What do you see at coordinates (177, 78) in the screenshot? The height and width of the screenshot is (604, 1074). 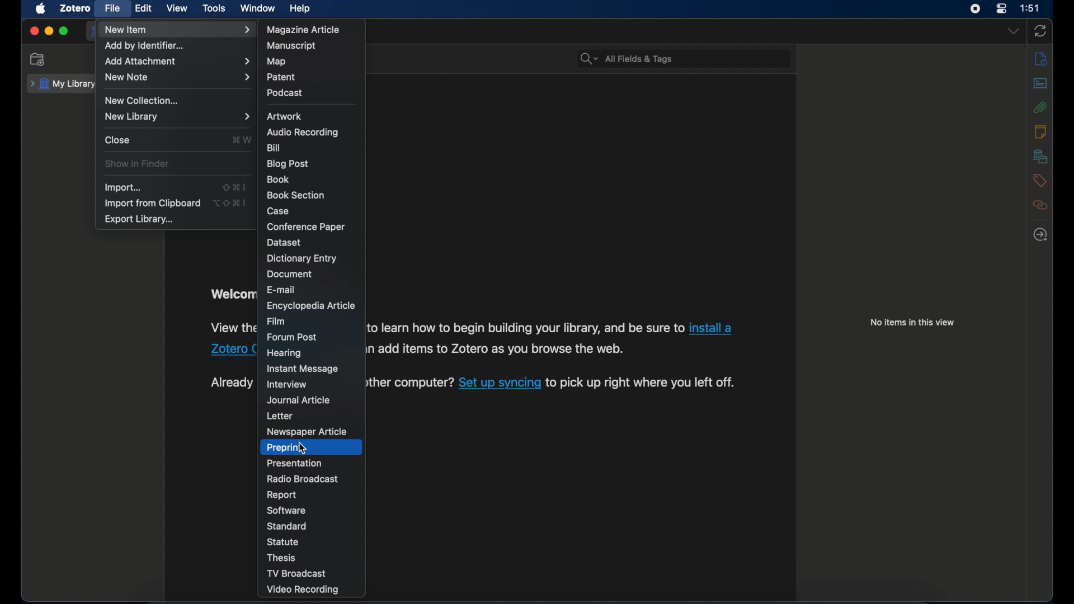 I see `new note` at bounding box center [177, 78].